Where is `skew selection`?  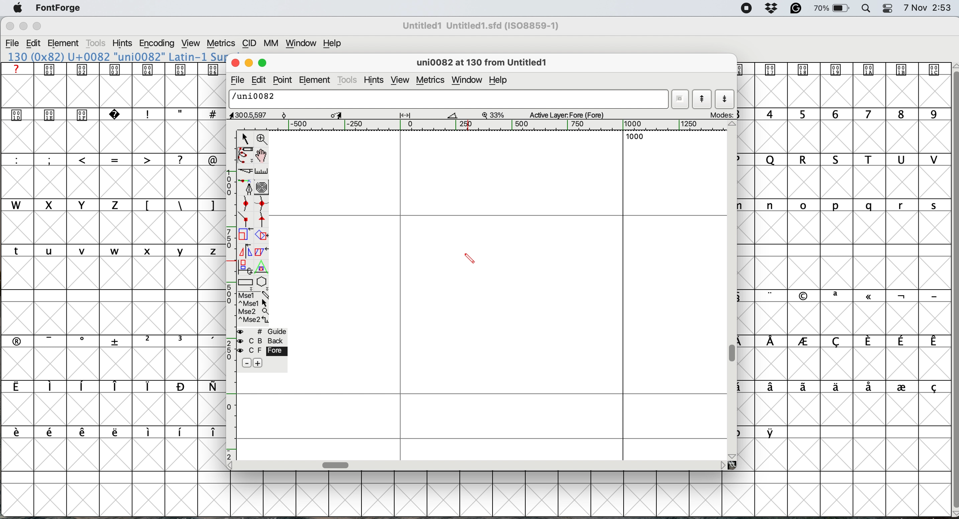
skew selection is located at coordinates (260, 251).